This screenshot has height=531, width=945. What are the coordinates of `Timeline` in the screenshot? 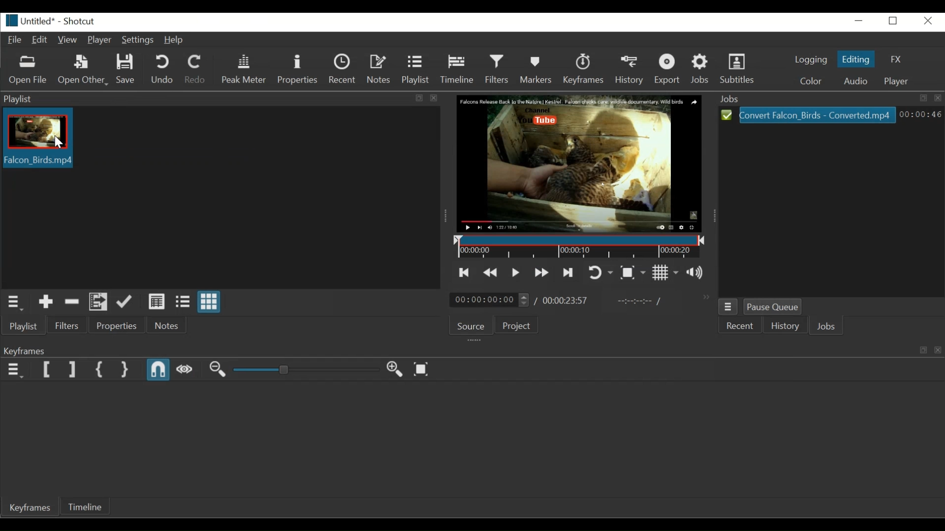 It's located at (458, 70).